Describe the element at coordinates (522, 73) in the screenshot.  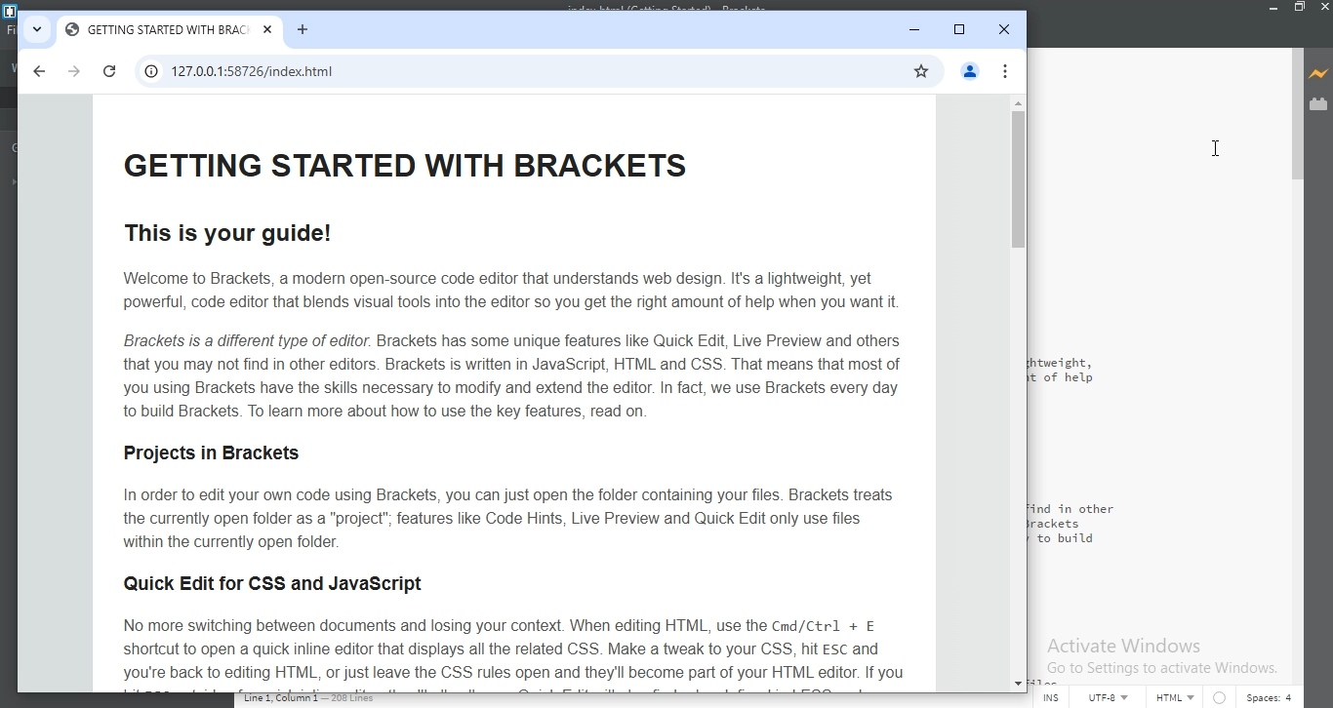
I see `search bar` at that location.